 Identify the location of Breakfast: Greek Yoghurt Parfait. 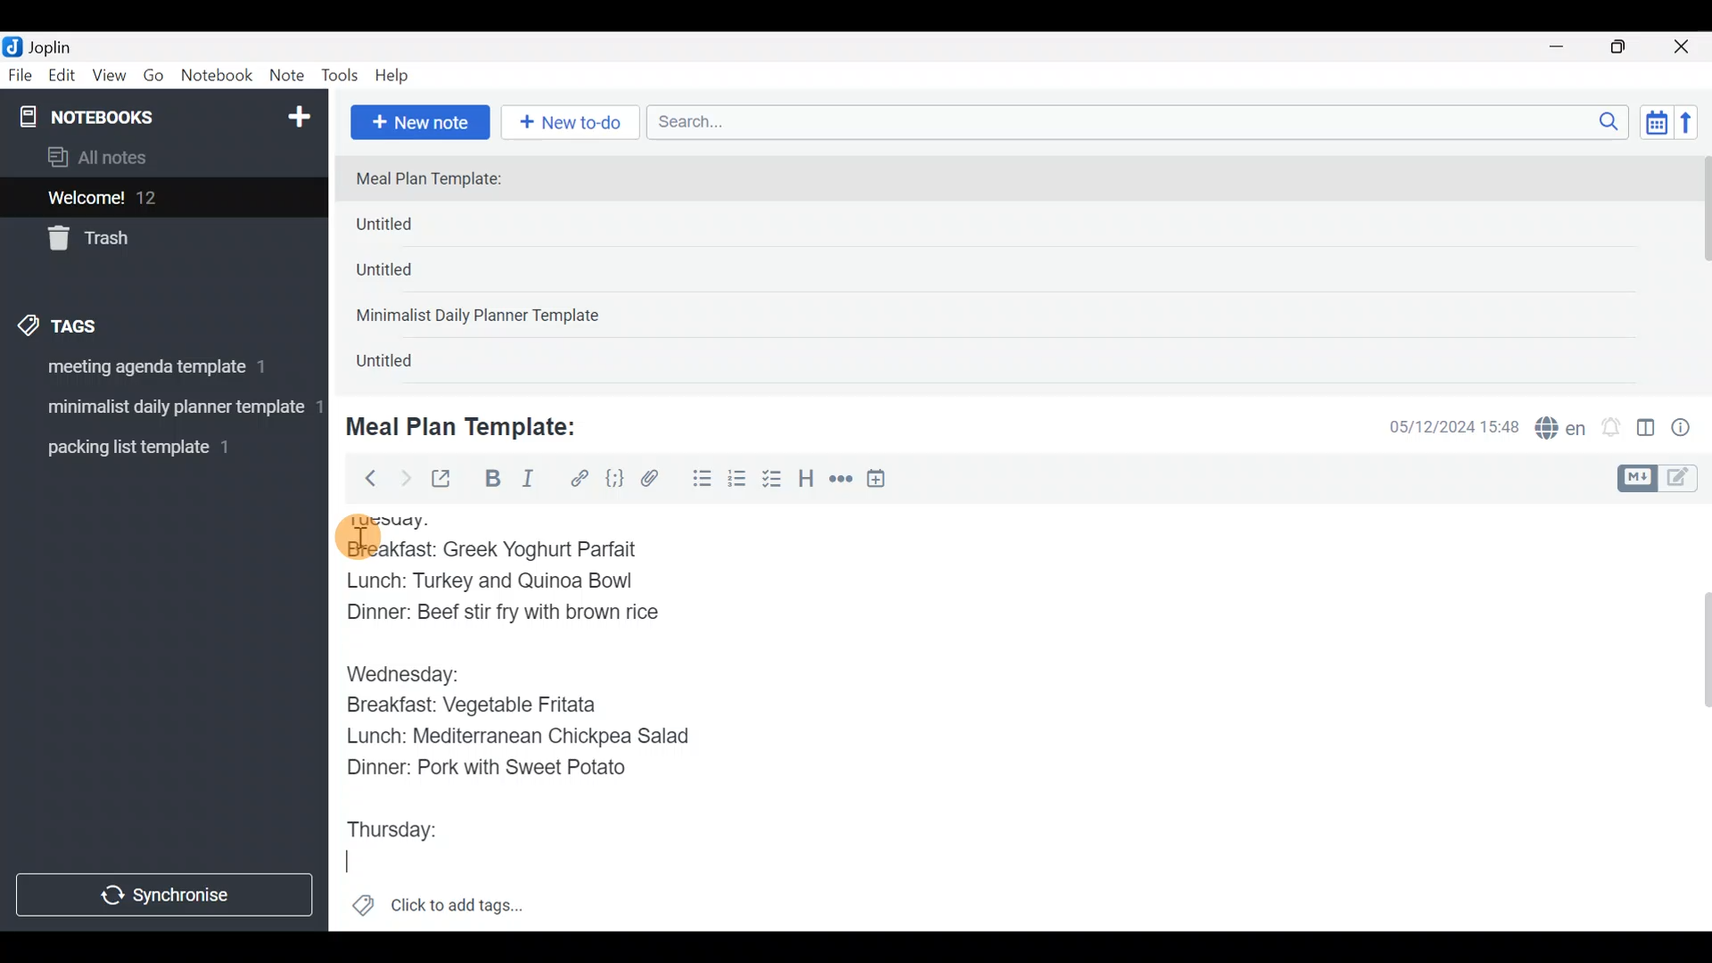
(495, 547).